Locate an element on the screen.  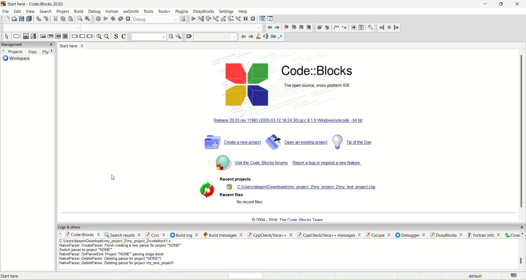
abort is located at coordinates (128, 19).